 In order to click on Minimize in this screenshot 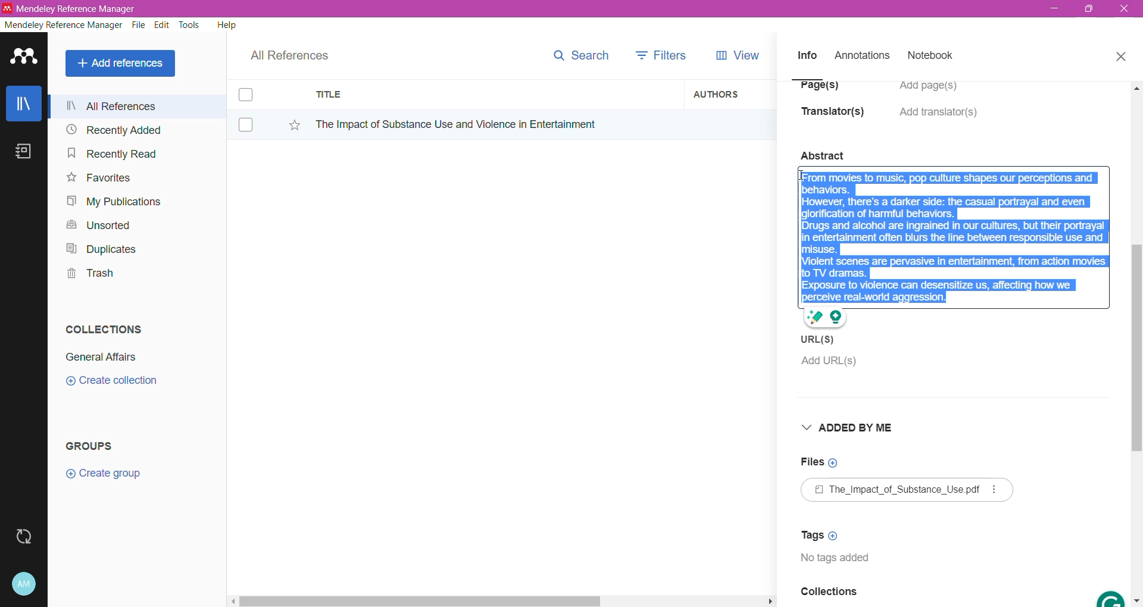, I will do `click(1054, 9)`.